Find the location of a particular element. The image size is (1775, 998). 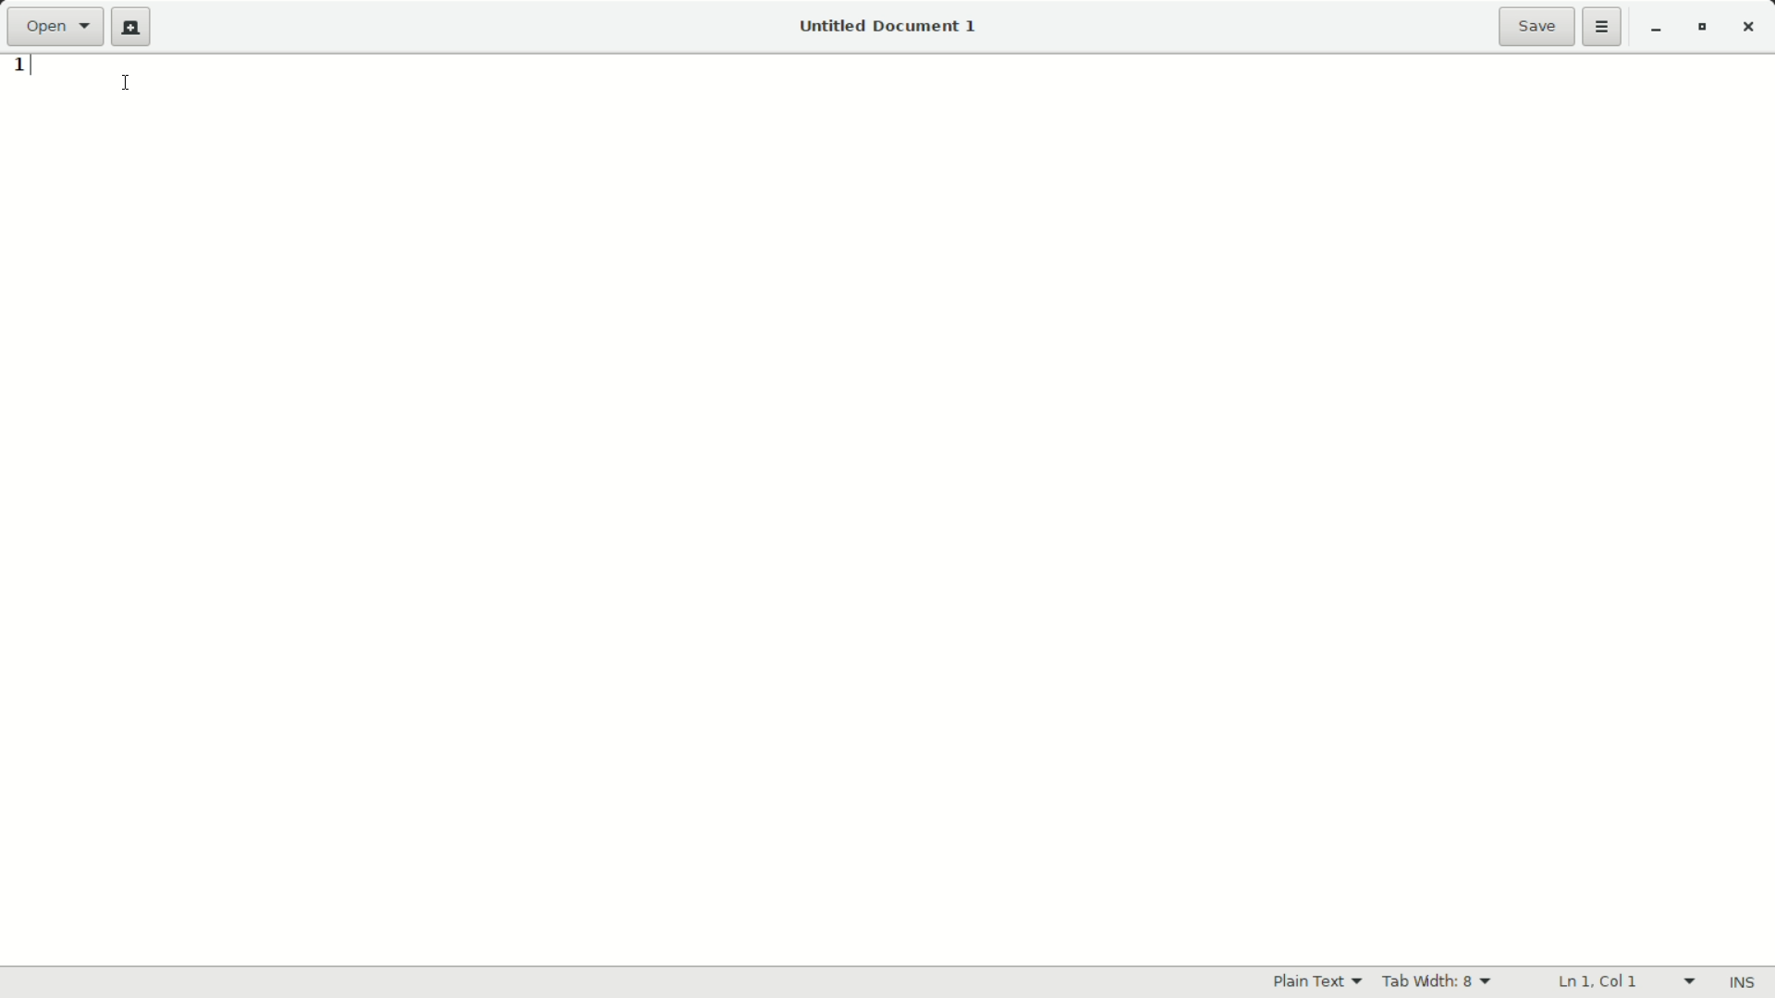

cursor is located at coordinates (127, 82).